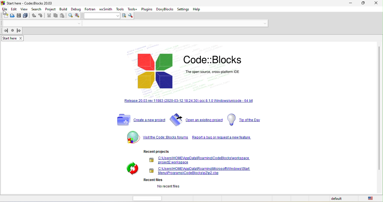 Image resolution: width=383 pixels, height=202 pixels. What do you see at coordinates (187, 75) in the screenshot?
I see `The open source, cross-platform IDE Release 20.03 rev 11983 (2020-03-12 18:24:30) gcc 8.1.0 Windows/unicode - 64 bit` at bounding box center [187, 75].